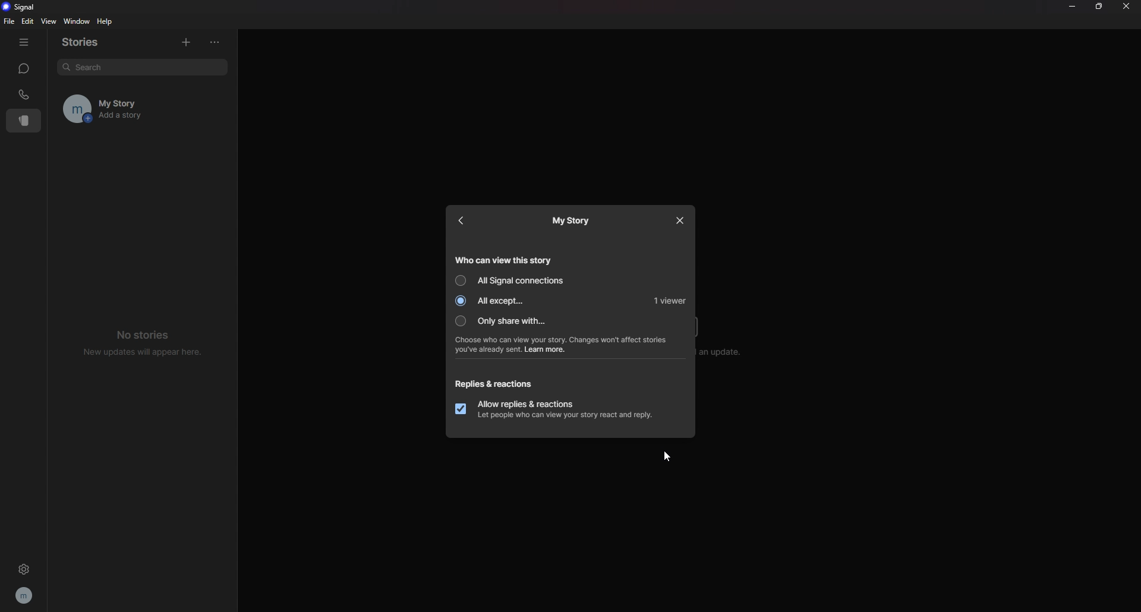  I want to click on allow replies and reactions let people who can view your story react and reply, so click(565, 409).